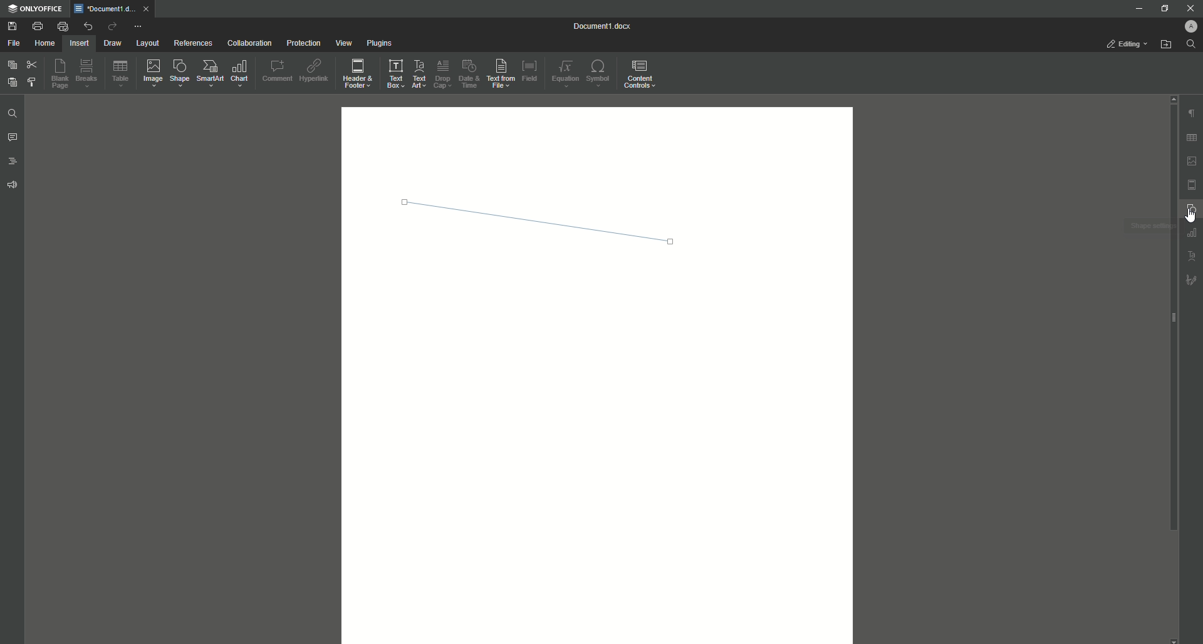 The height and width of the screenshot is (644, 1203). Describe the element at coordinates (531, 70) in the screenshot. I see `Field` at that location.